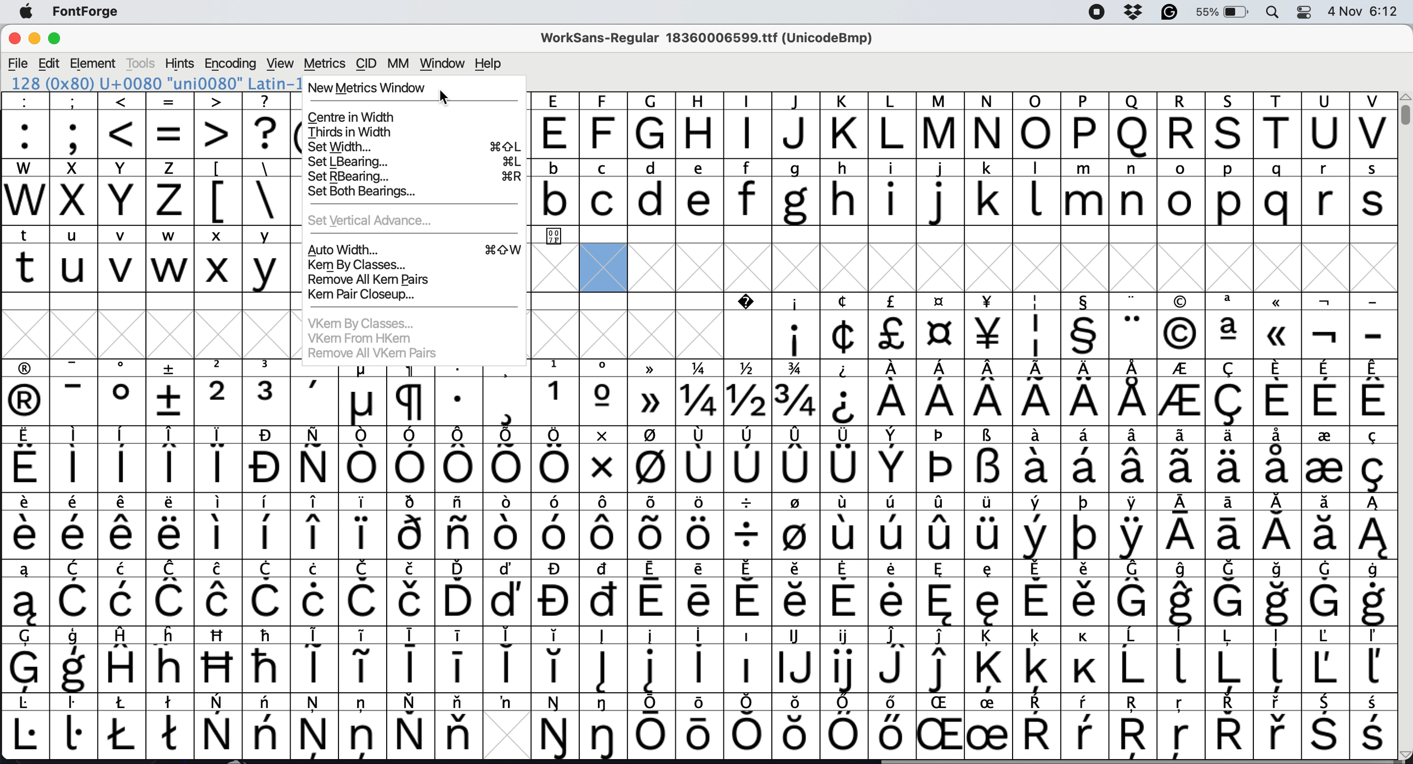 The image size is (1413, 764). I want to click on special characters, so click(1089, 333).